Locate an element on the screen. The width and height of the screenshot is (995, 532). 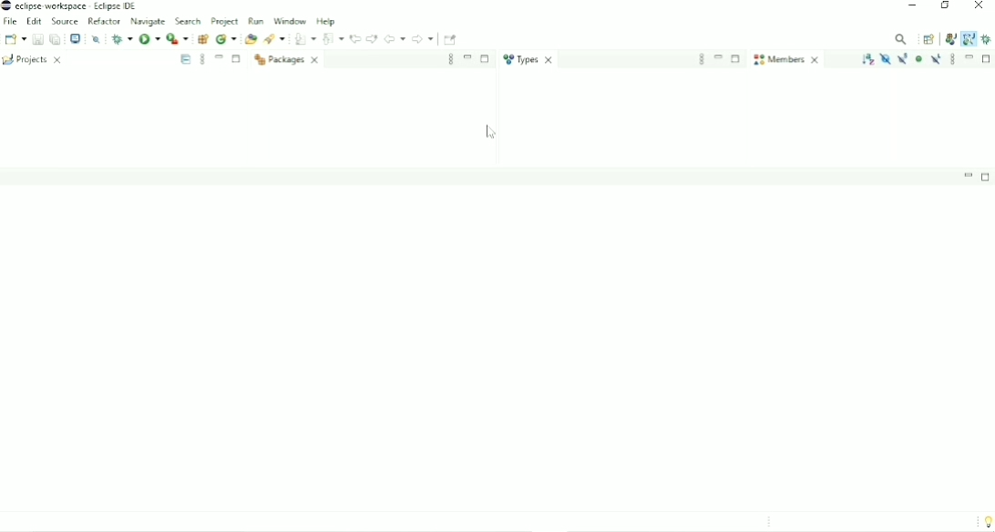
Minimize is located at coordinates (468, 57).